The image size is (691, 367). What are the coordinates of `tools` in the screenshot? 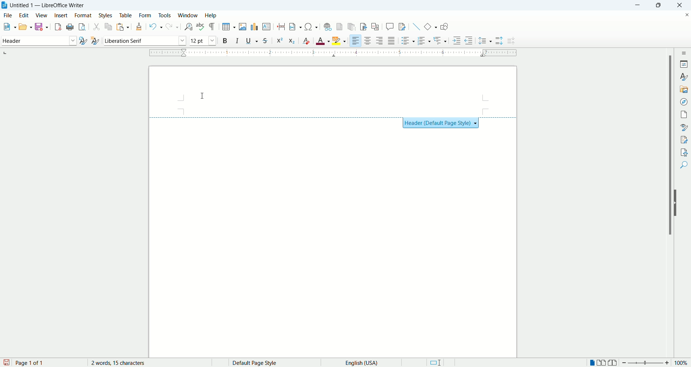 It's located at (165, 15).